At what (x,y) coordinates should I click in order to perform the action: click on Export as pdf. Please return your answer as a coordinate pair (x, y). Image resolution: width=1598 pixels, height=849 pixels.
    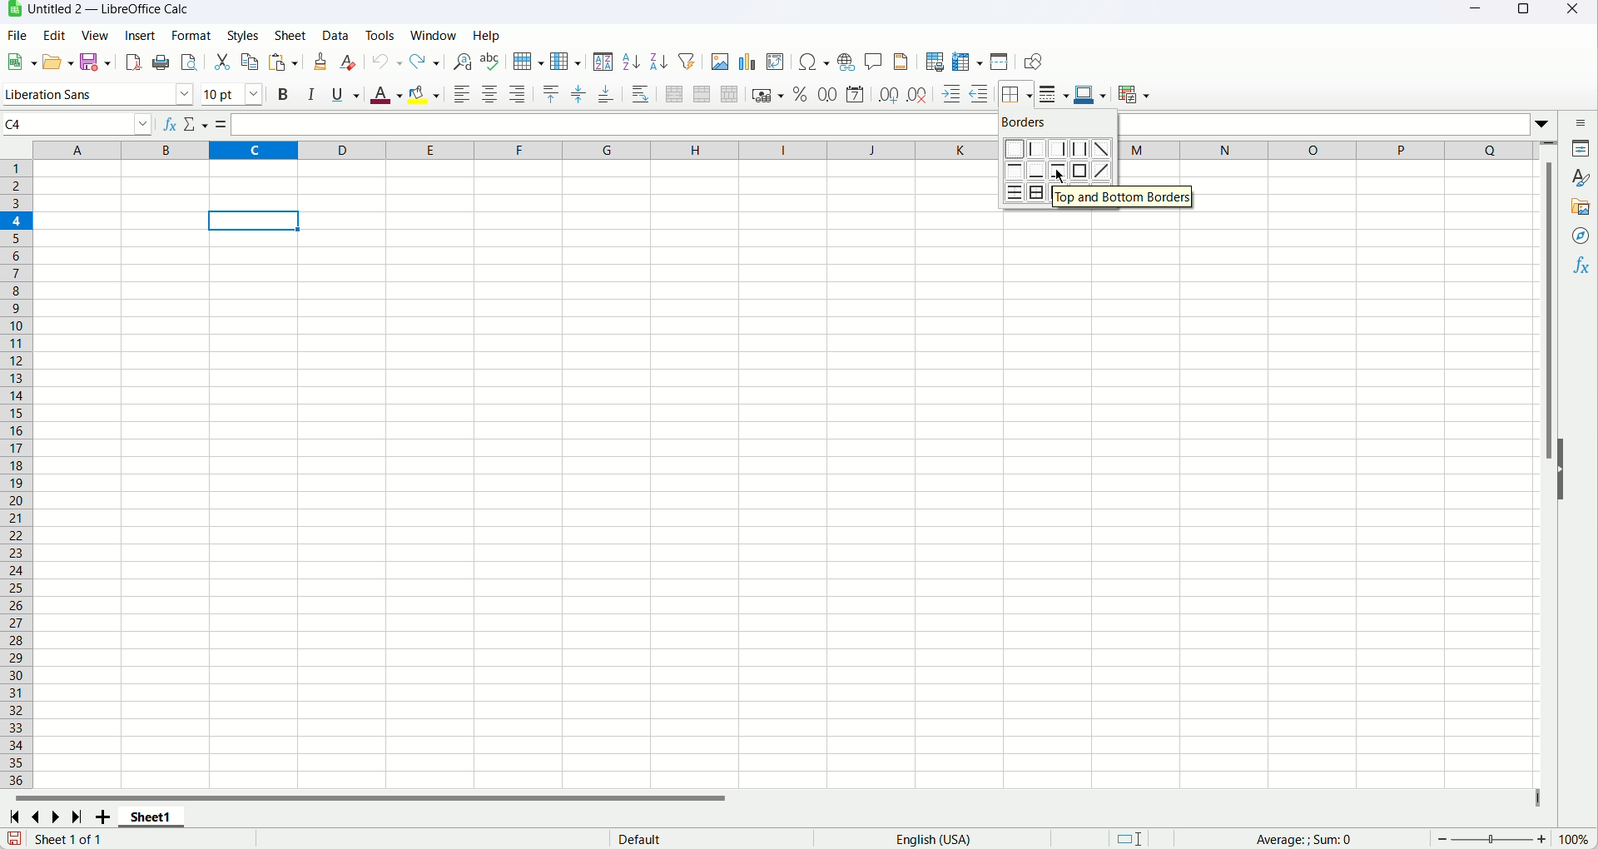
    Looking at the image, I should click on (133, 62).